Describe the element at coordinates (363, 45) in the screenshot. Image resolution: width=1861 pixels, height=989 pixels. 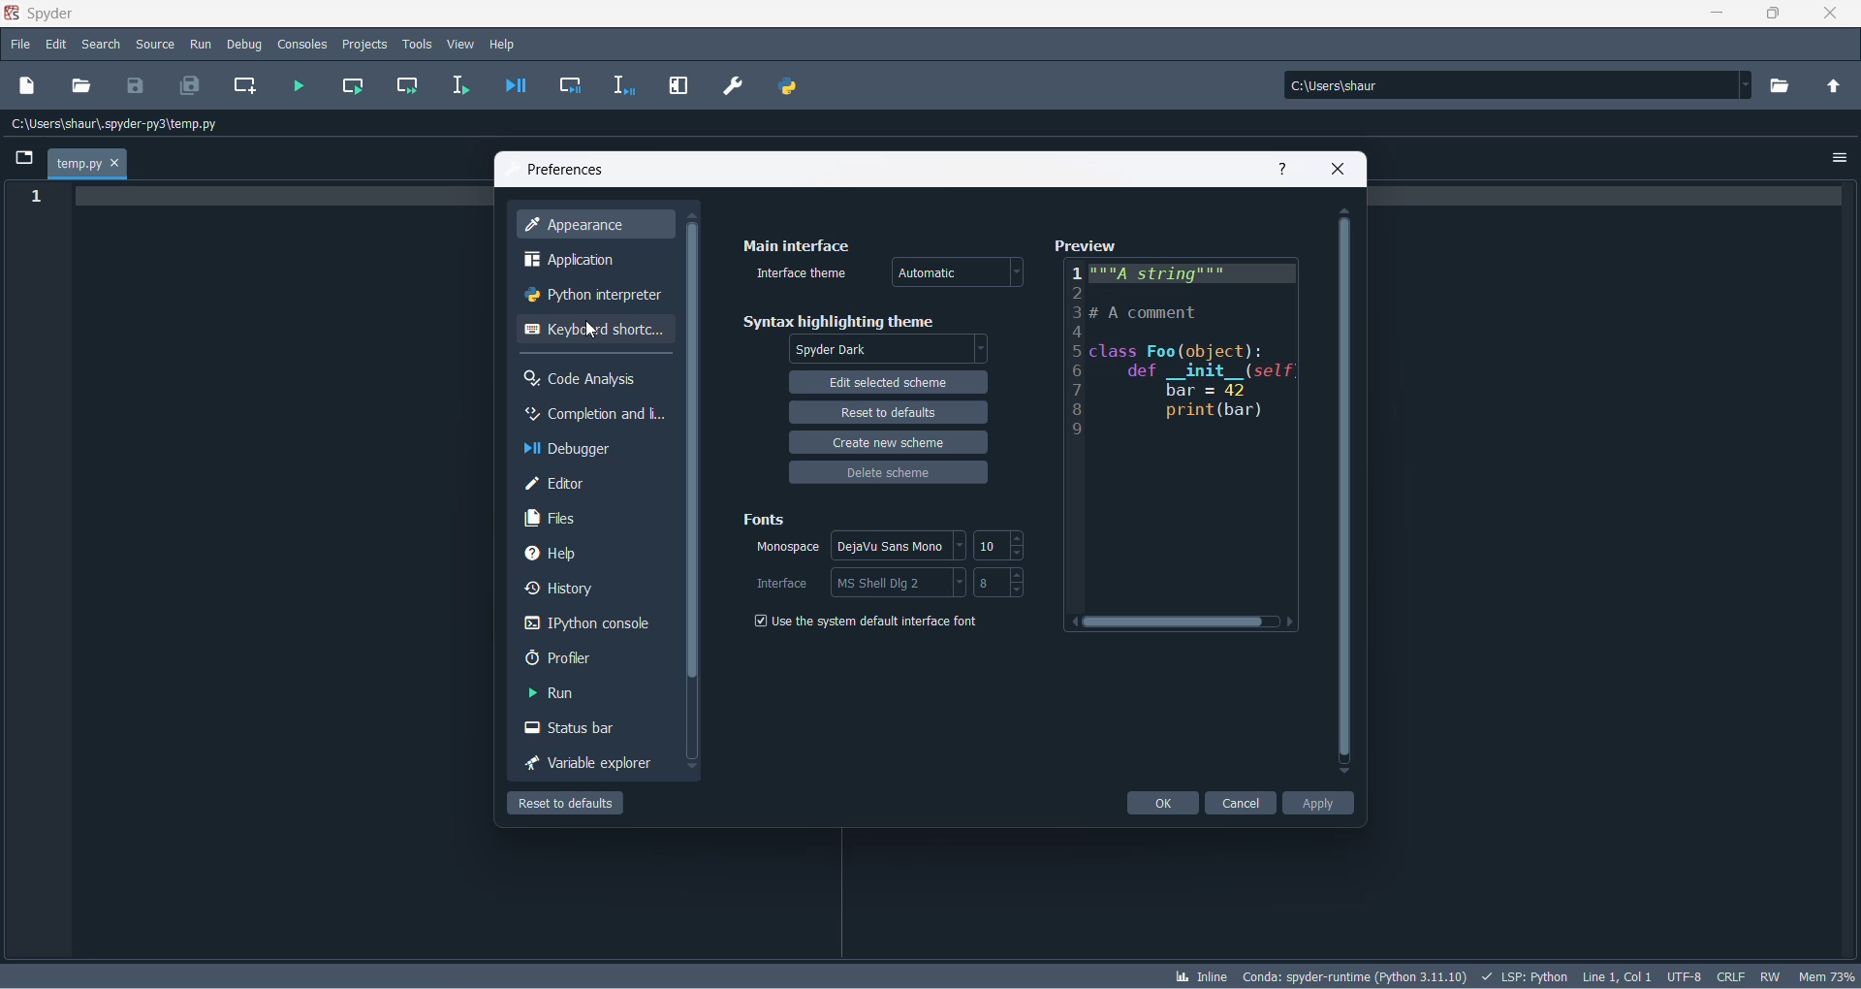
I see `projects` at that location.